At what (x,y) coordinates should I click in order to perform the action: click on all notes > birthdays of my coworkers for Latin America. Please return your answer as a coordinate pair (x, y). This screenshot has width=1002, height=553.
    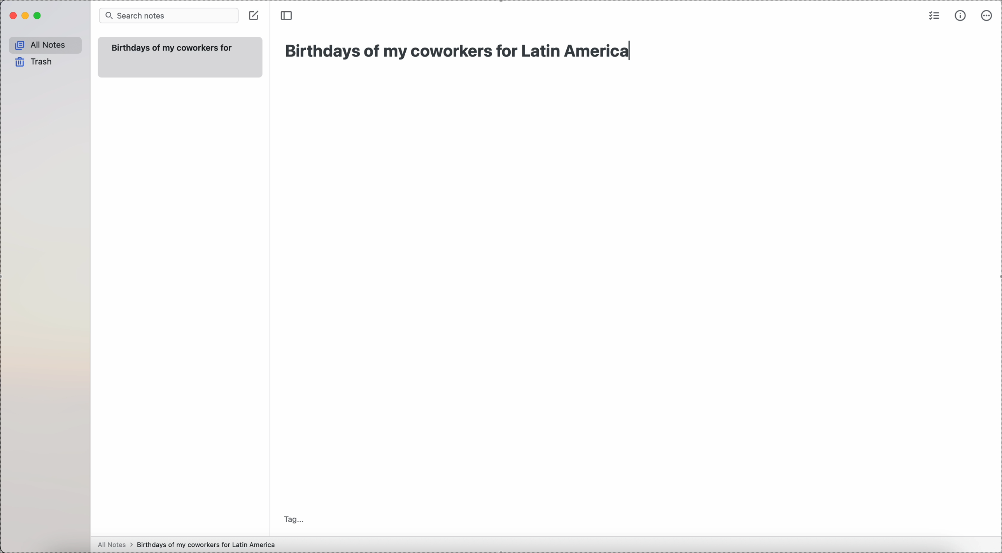
    Looking at the image, I should click on (189, 544).